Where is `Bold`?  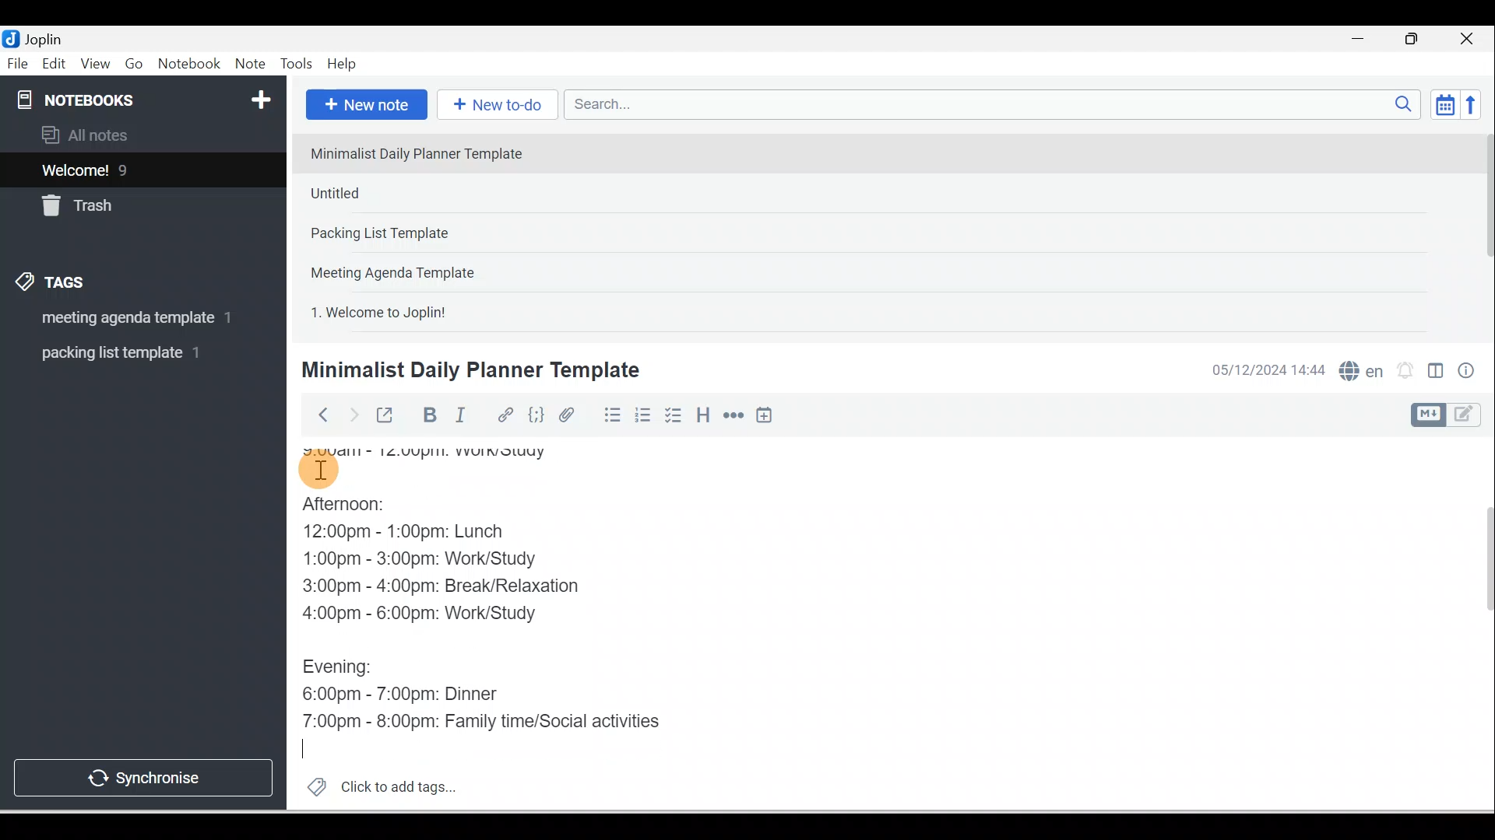 Bold is located at coordinates (427, 415).